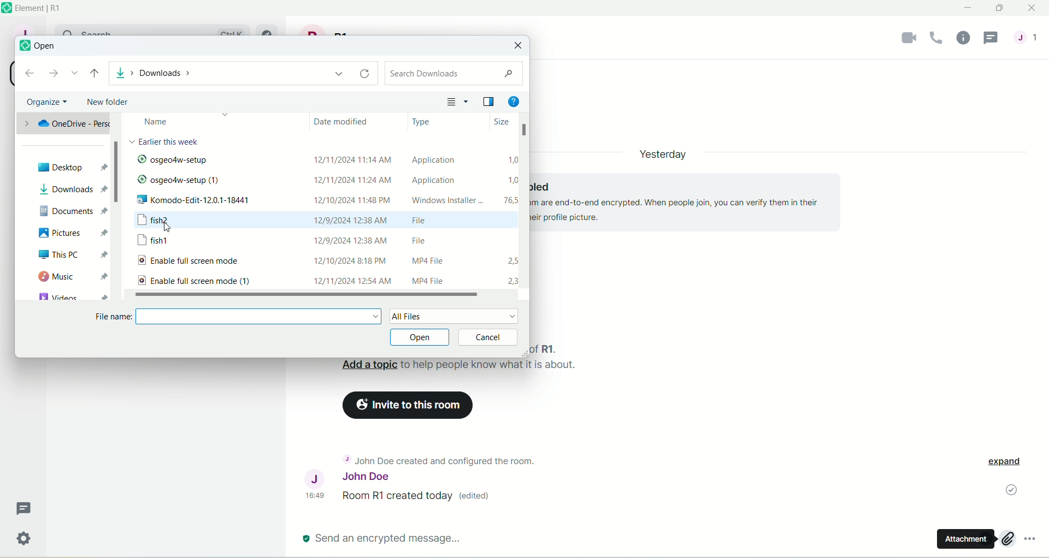 This screenshot has width=1049, height=558. I want to click on 12/10/2024 8:18 PM, so click(353, 259).